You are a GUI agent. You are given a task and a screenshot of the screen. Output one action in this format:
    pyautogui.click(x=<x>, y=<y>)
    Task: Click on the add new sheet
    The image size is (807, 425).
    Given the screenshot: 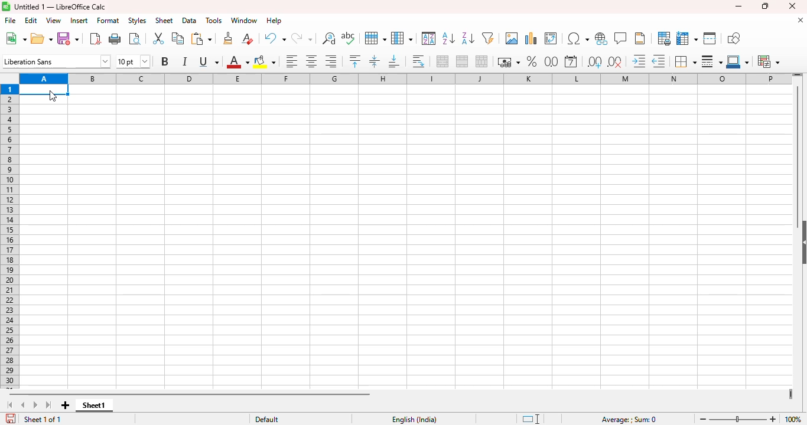 What is the action you would take?
    pyautogui.click(x=66, y=405)
    